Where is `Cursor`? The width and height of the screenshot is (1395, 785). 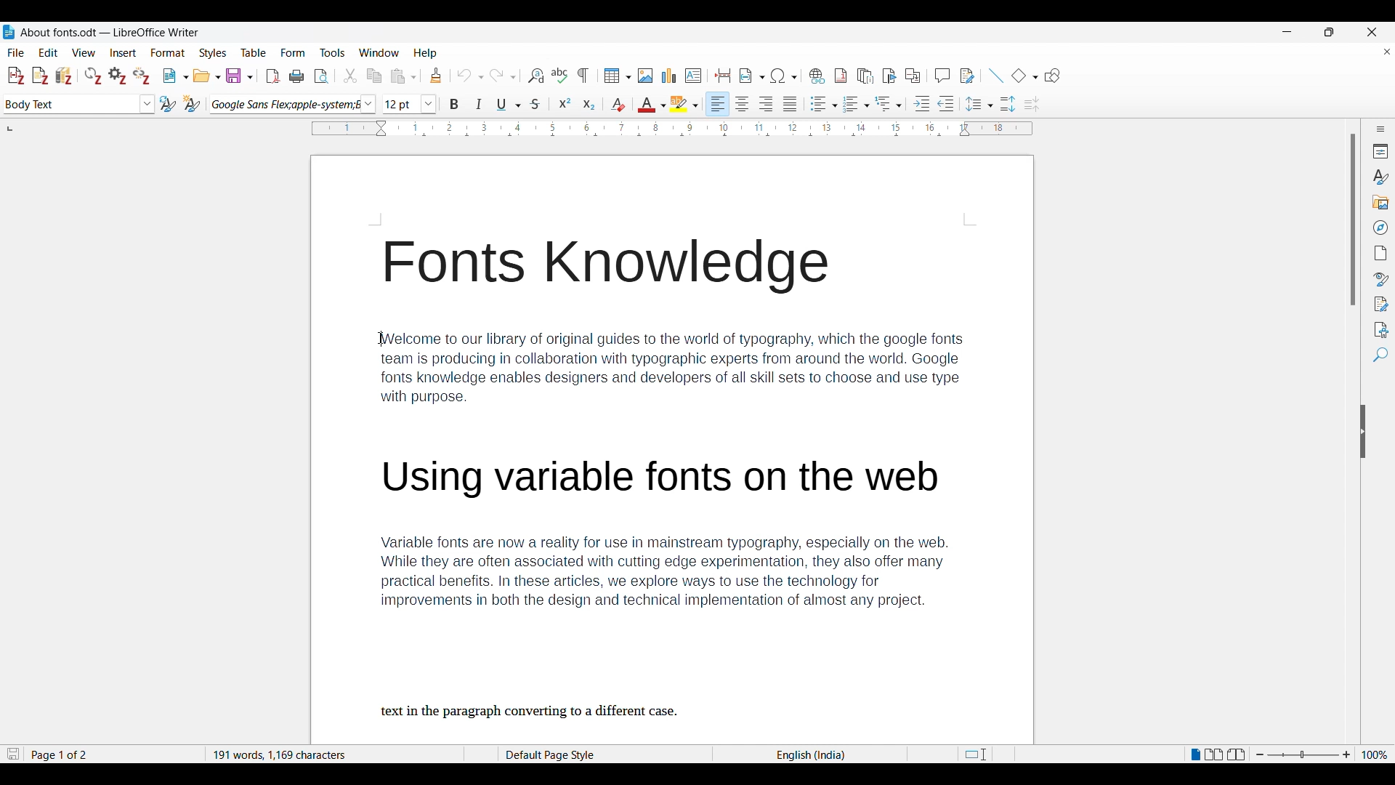 Cursor is located at coordinates (383, 330).